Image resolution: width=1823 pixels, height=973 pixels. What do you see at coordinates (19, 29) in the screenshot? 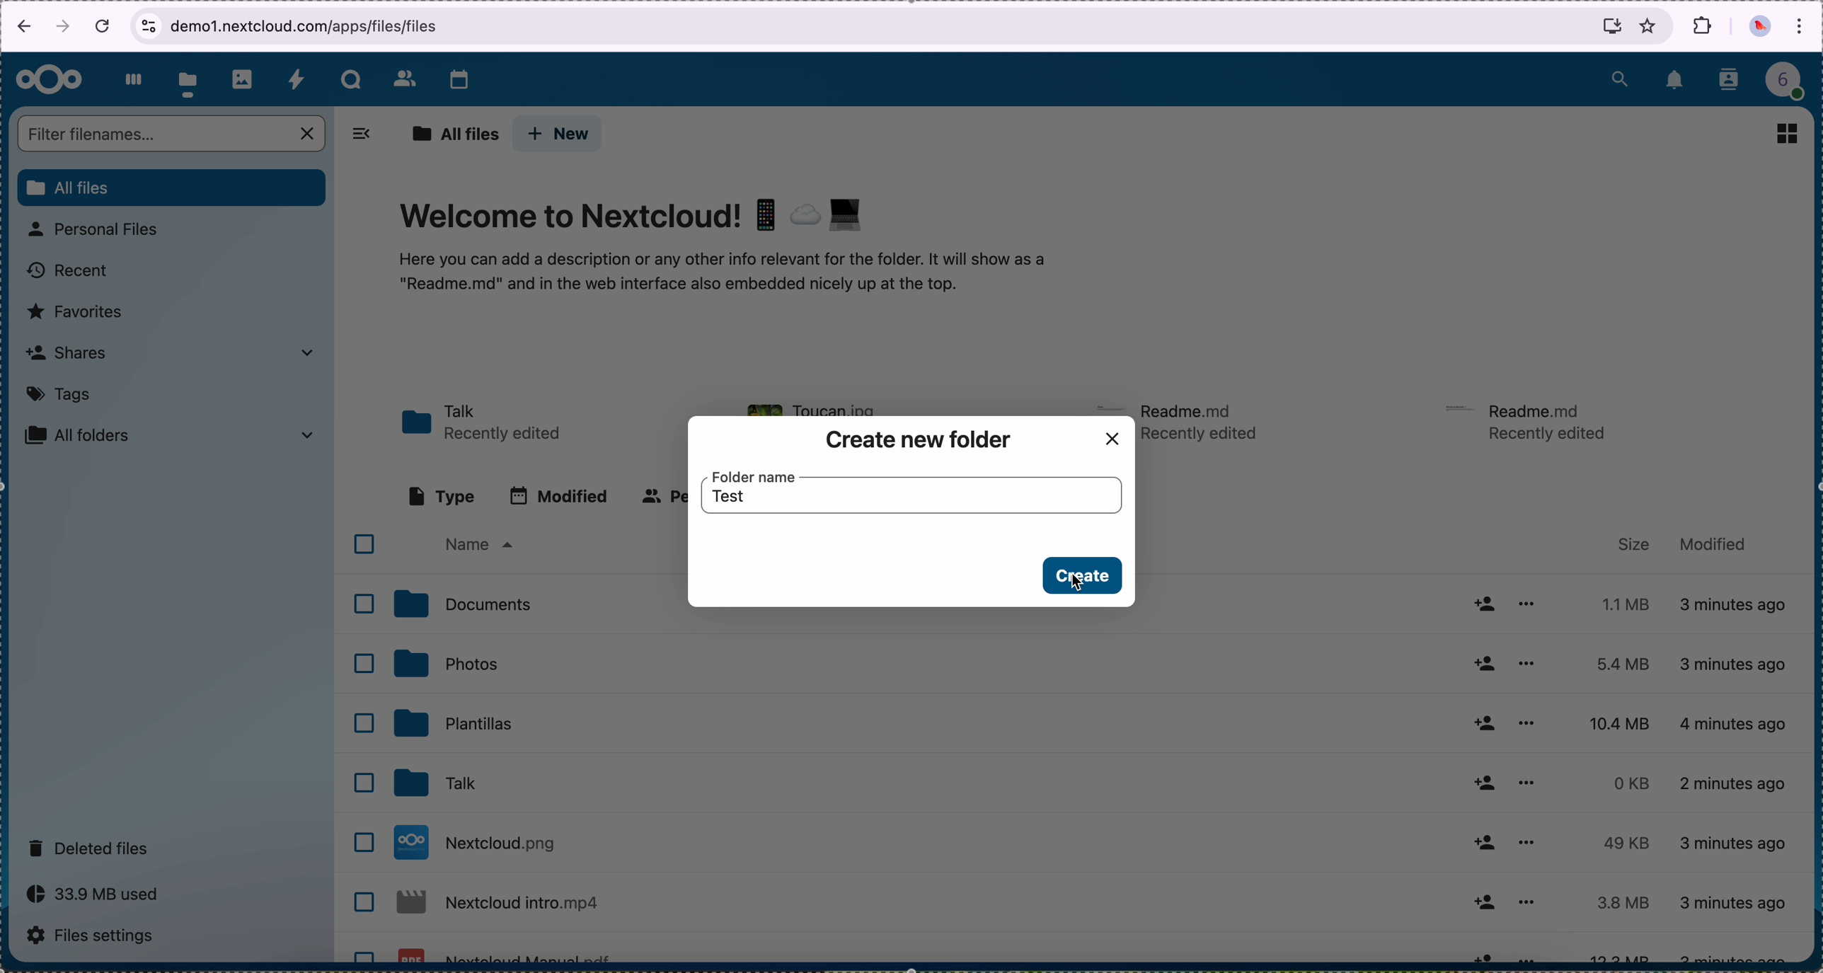
I see `navigate back` at bounding box center [19, 29].